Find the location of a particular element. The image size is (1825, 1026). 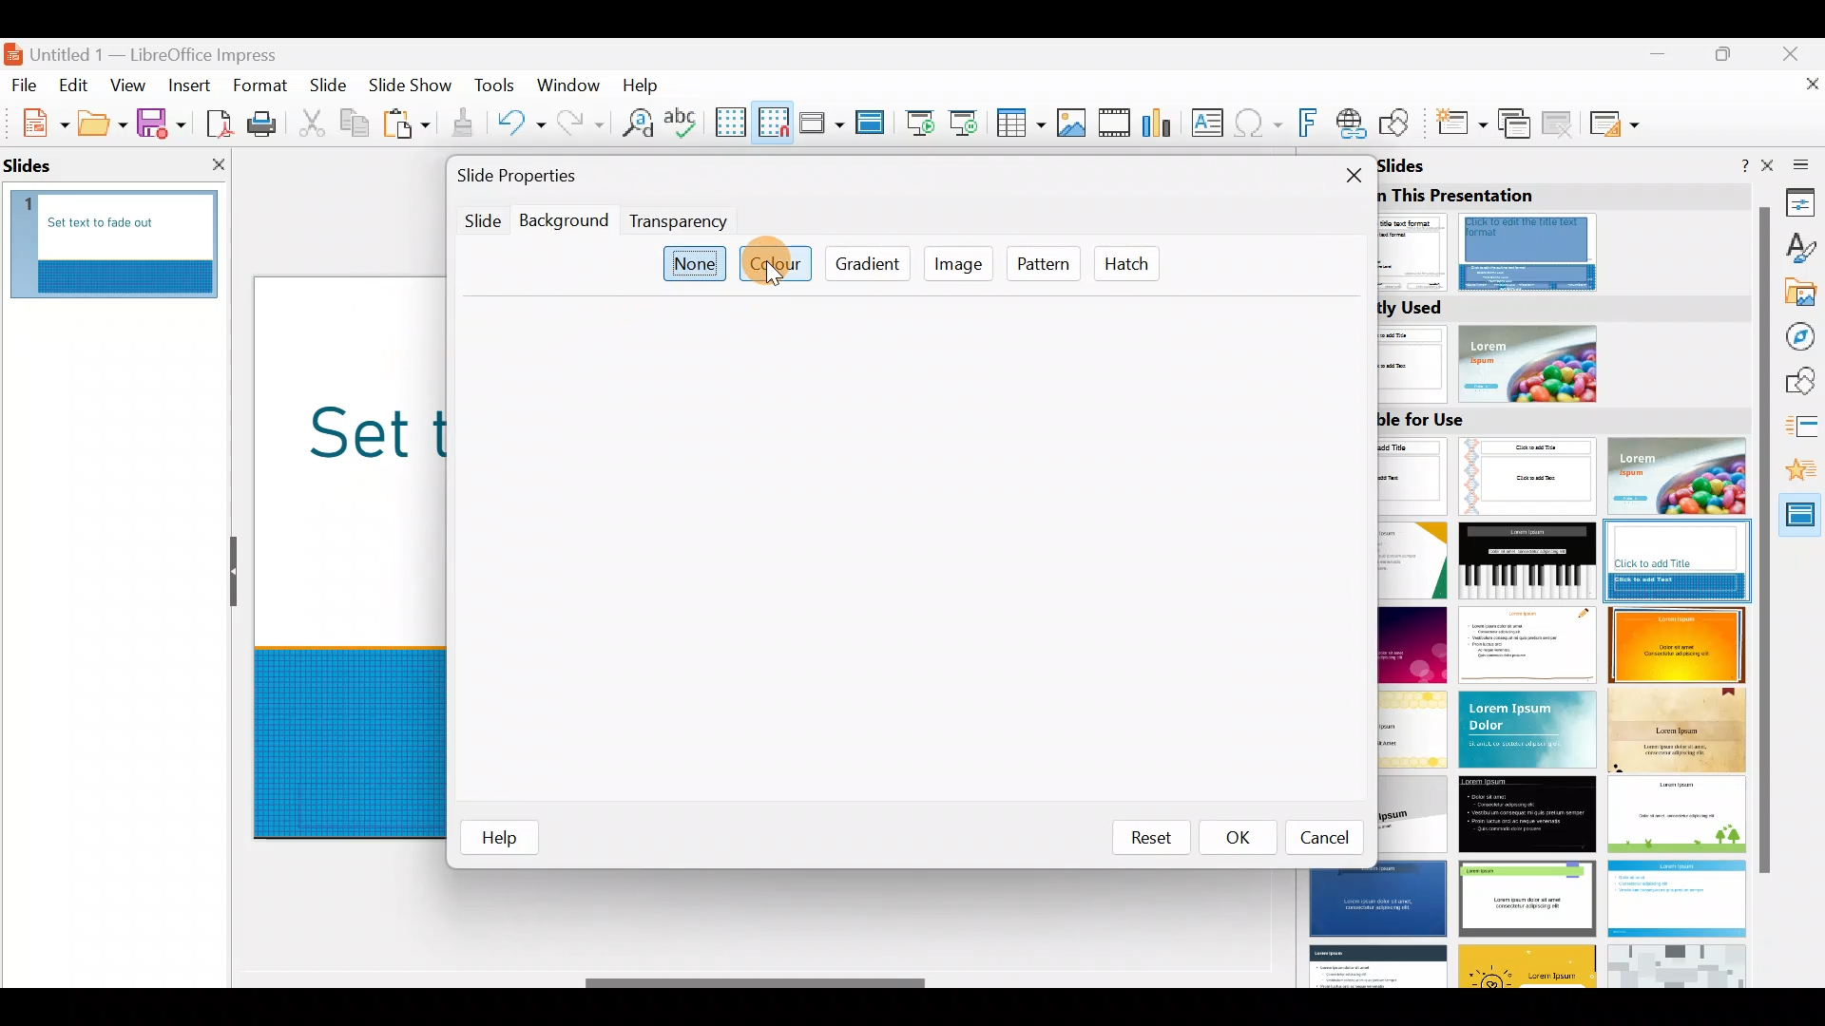

Delete slide is located at coordinates (1561, 123).